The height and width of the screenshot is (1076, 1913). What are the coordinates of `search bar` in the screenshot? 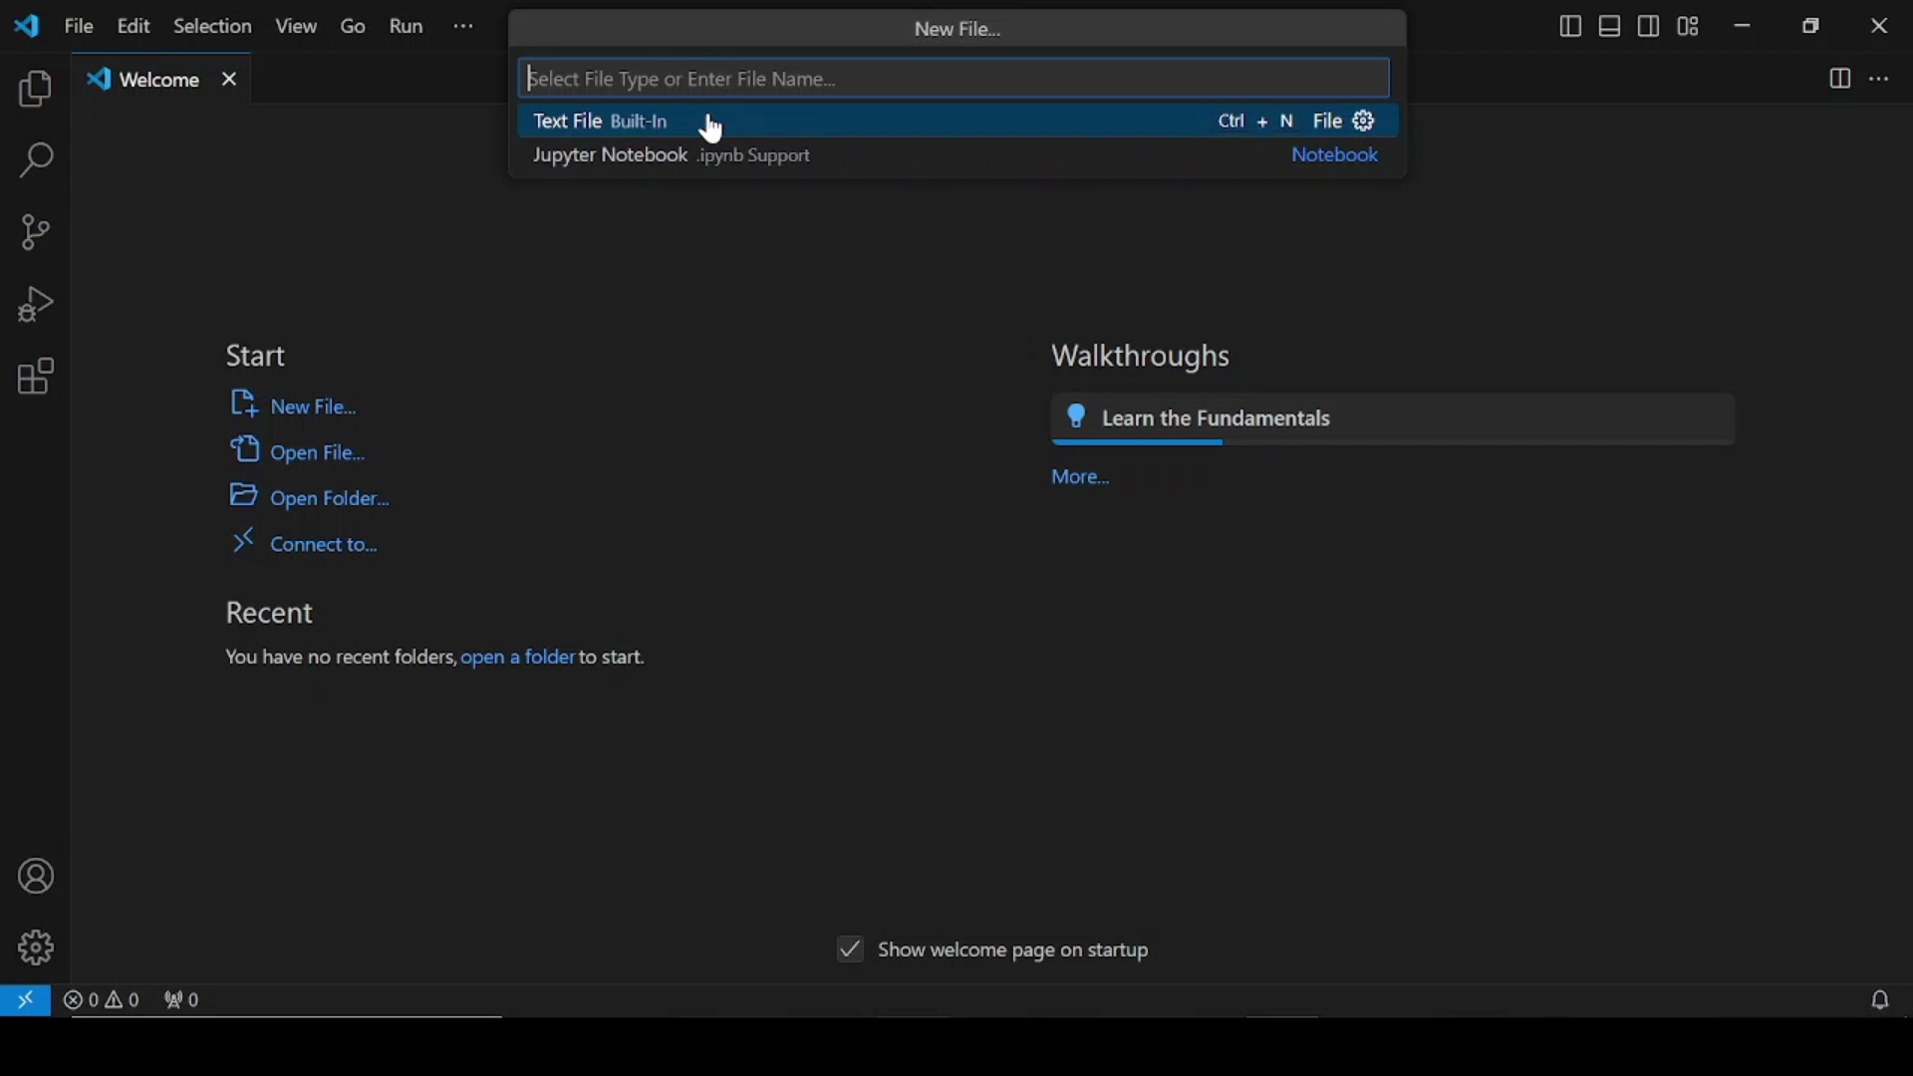 It's located at (998, 26).